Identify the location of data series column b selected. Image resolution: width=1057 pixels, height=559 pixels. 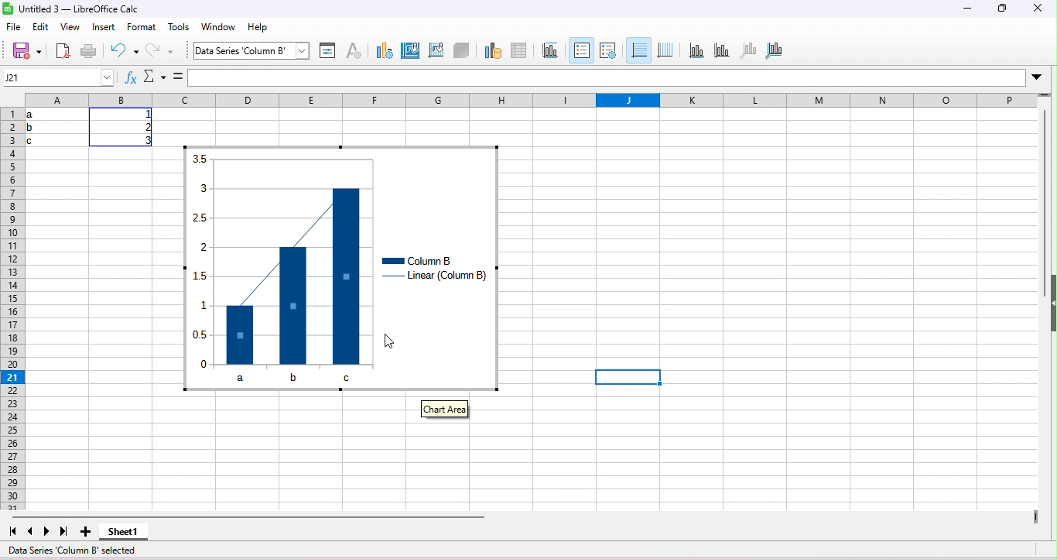
(74, 551).